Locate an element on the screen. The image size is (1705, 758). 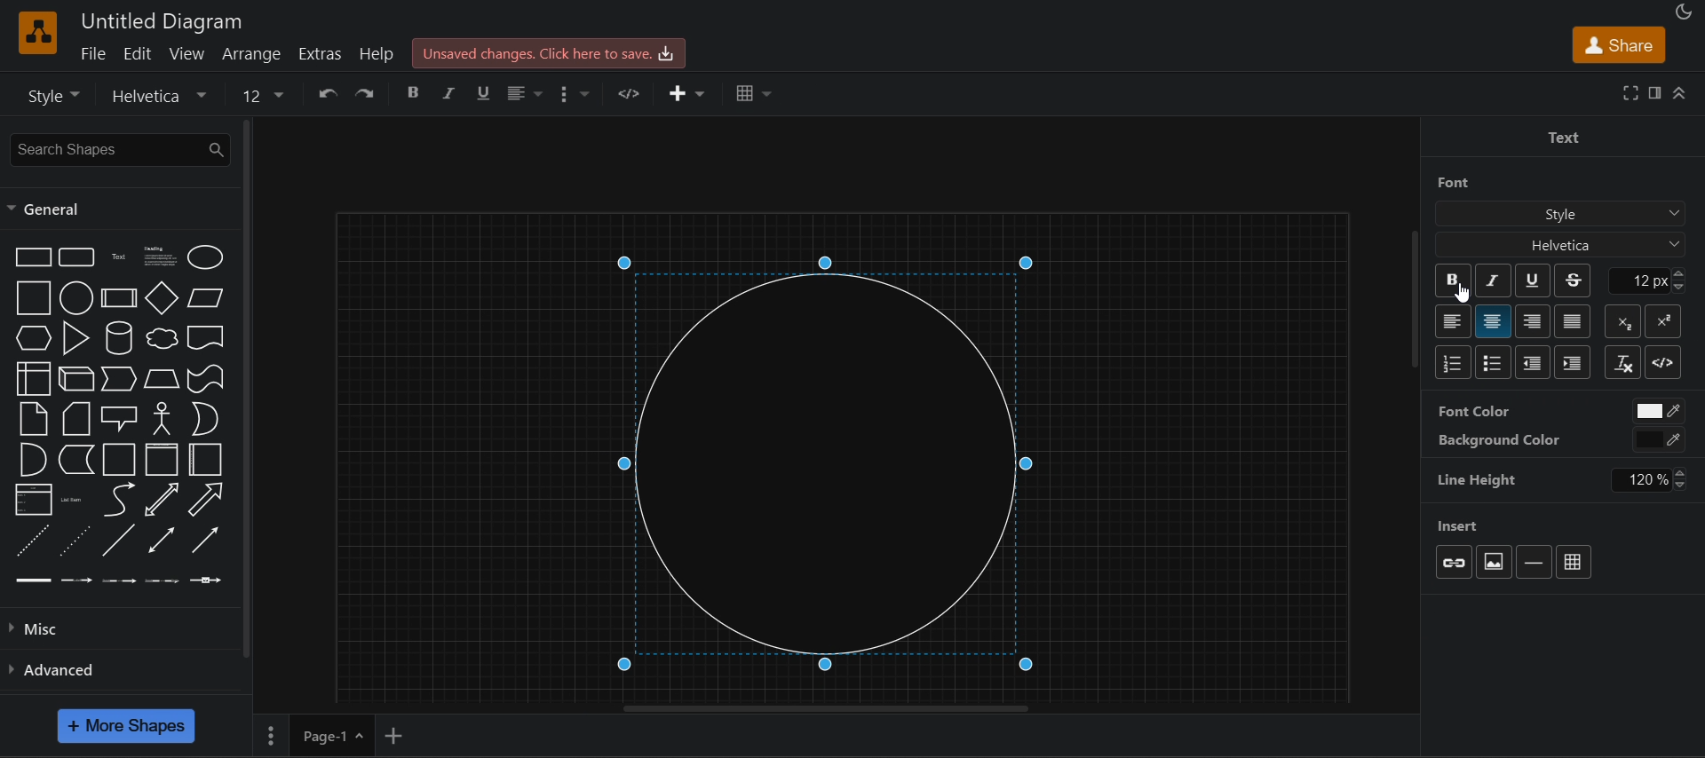
insert is located at coordinates (684, 94).